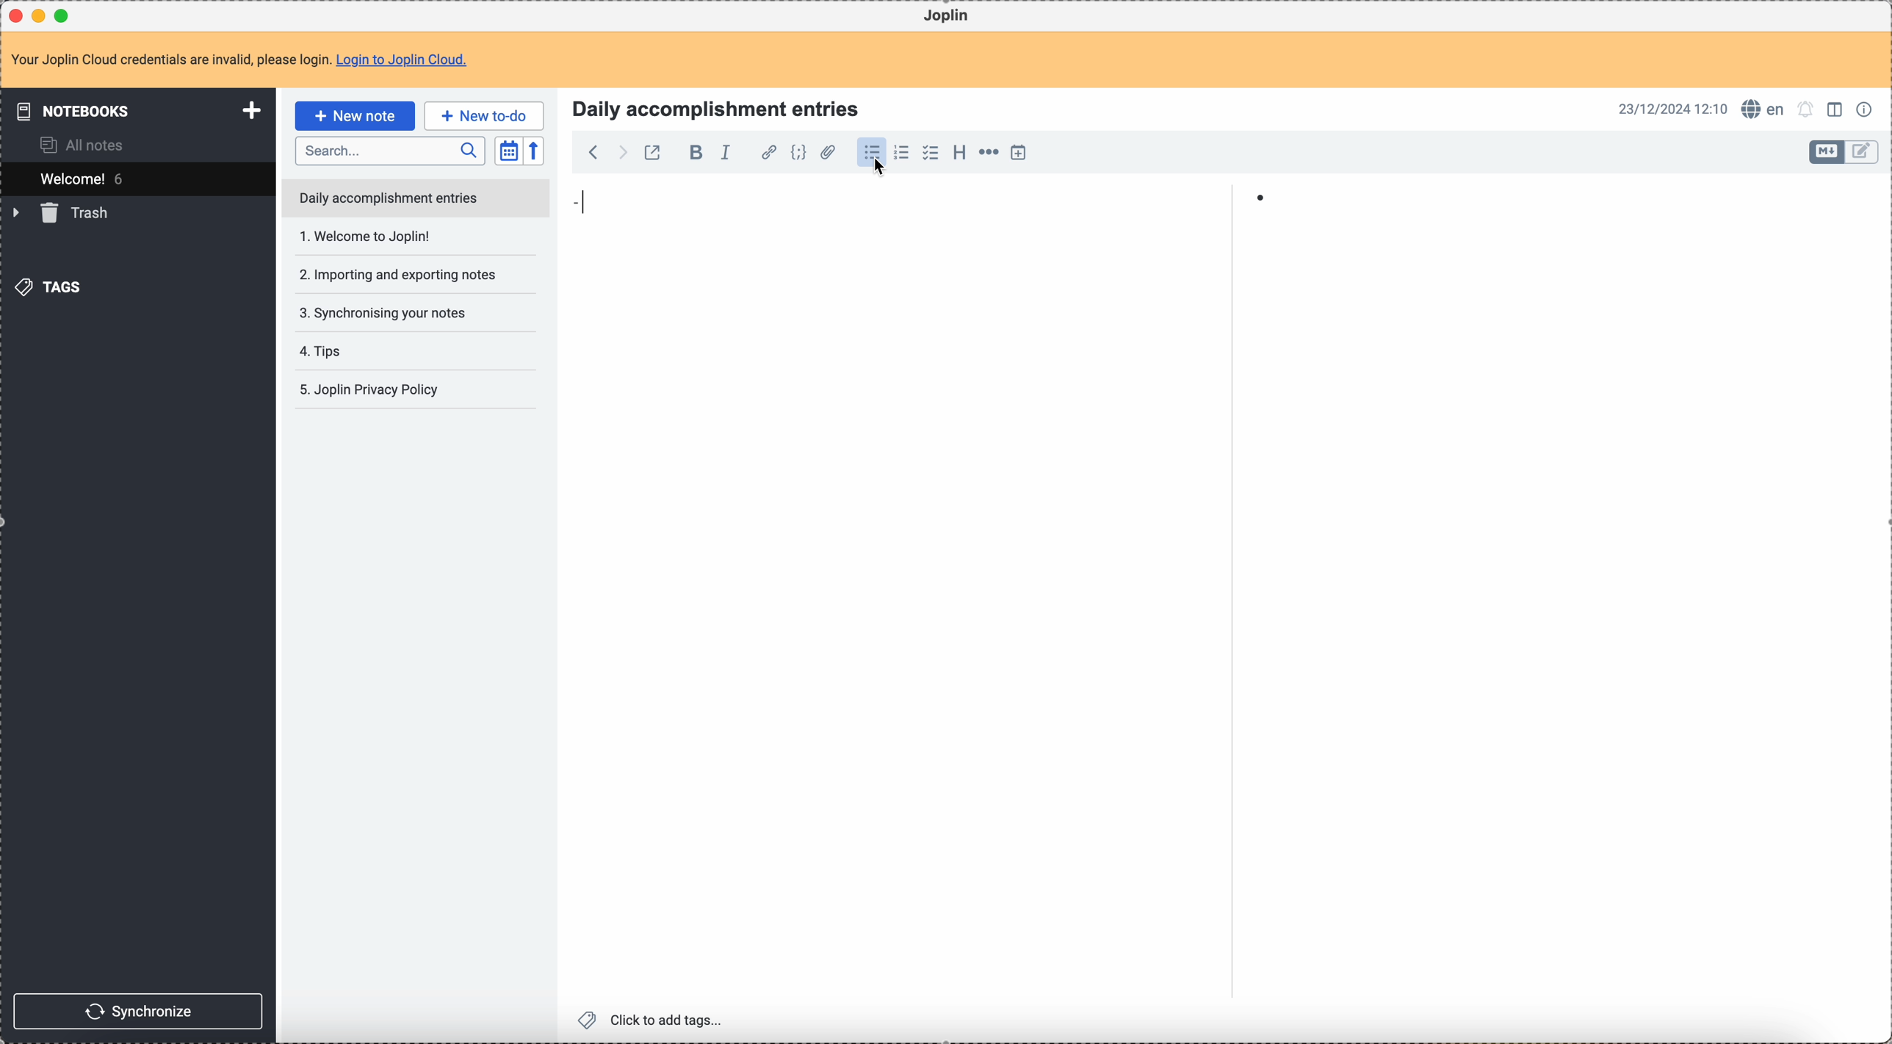 This screenshot has width=1892, height=1044. Describe the element at coordinates (713, 107) in the screenshot. I see `Title` at that location.